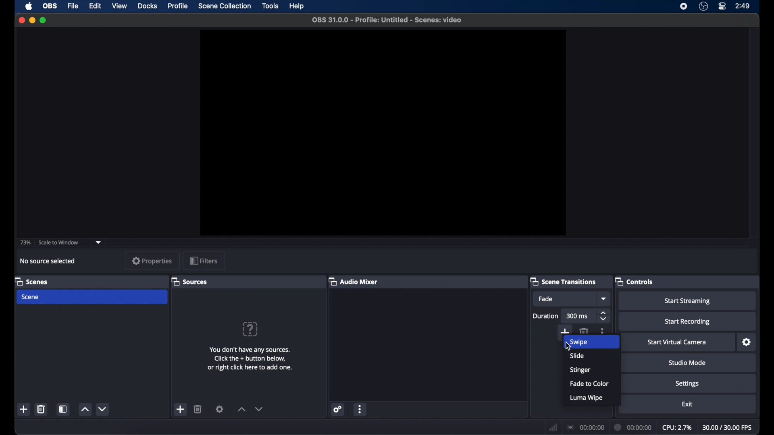 This screenshot has height=435, width=774. I want to click on filters, so click(204, 261).